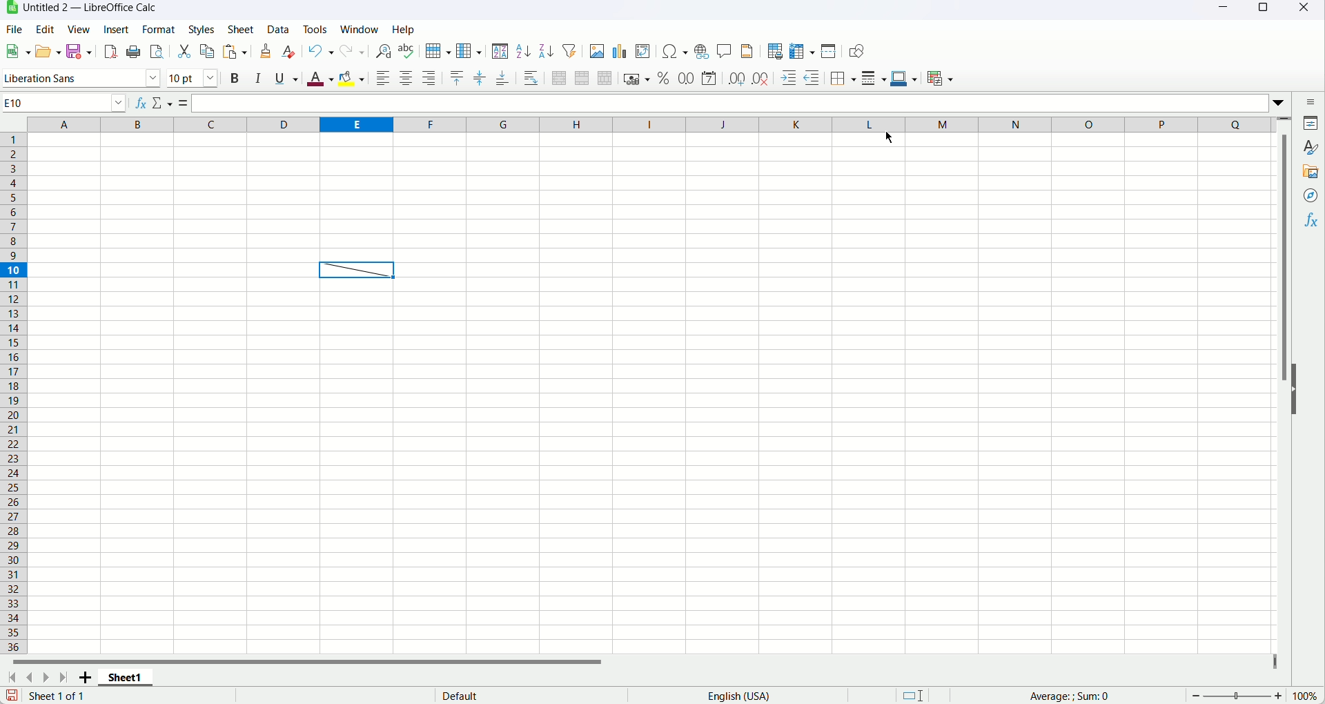  Describe the element at coordinates (1310, 173) in the screenshot. I see `Gallery` at that location.